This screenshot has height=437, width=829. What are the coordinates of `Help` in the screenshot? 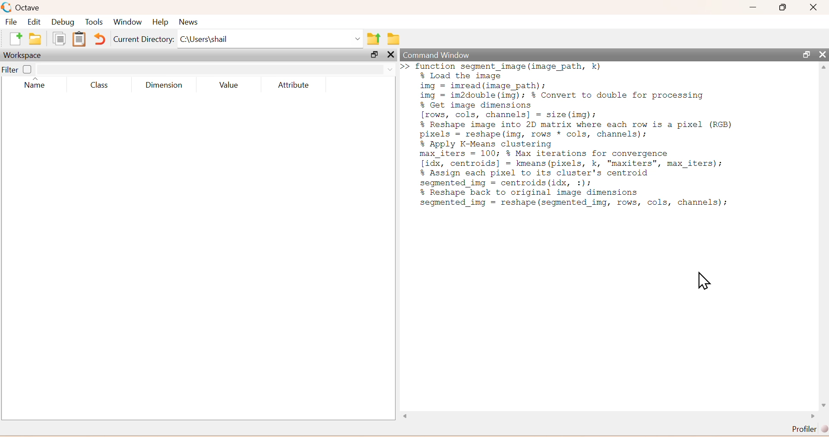 It's located at (159, 23).